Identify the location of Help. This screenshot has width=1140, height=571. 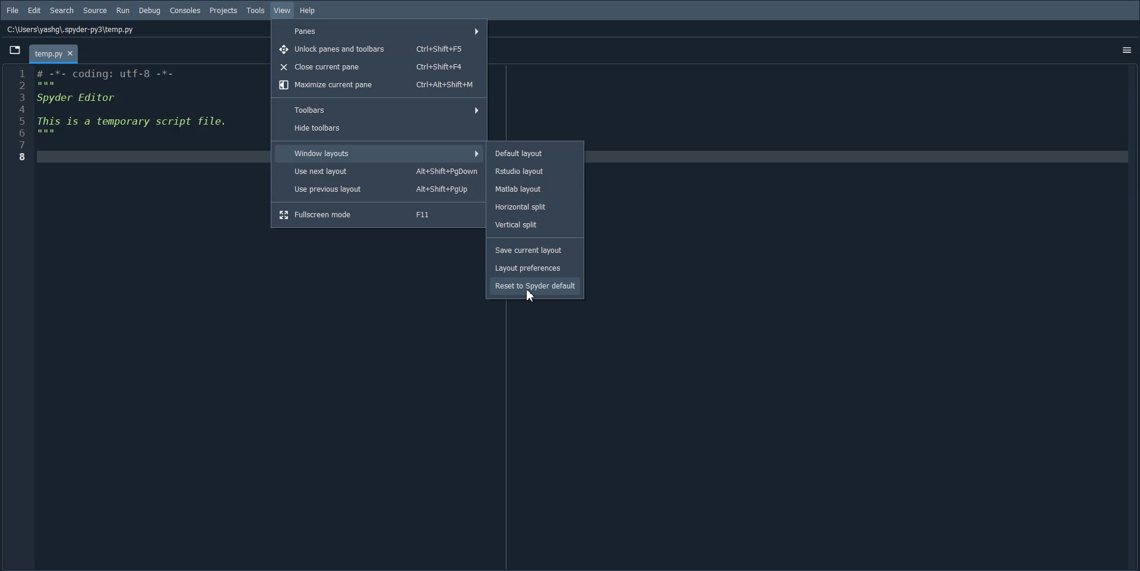
(309, 11).